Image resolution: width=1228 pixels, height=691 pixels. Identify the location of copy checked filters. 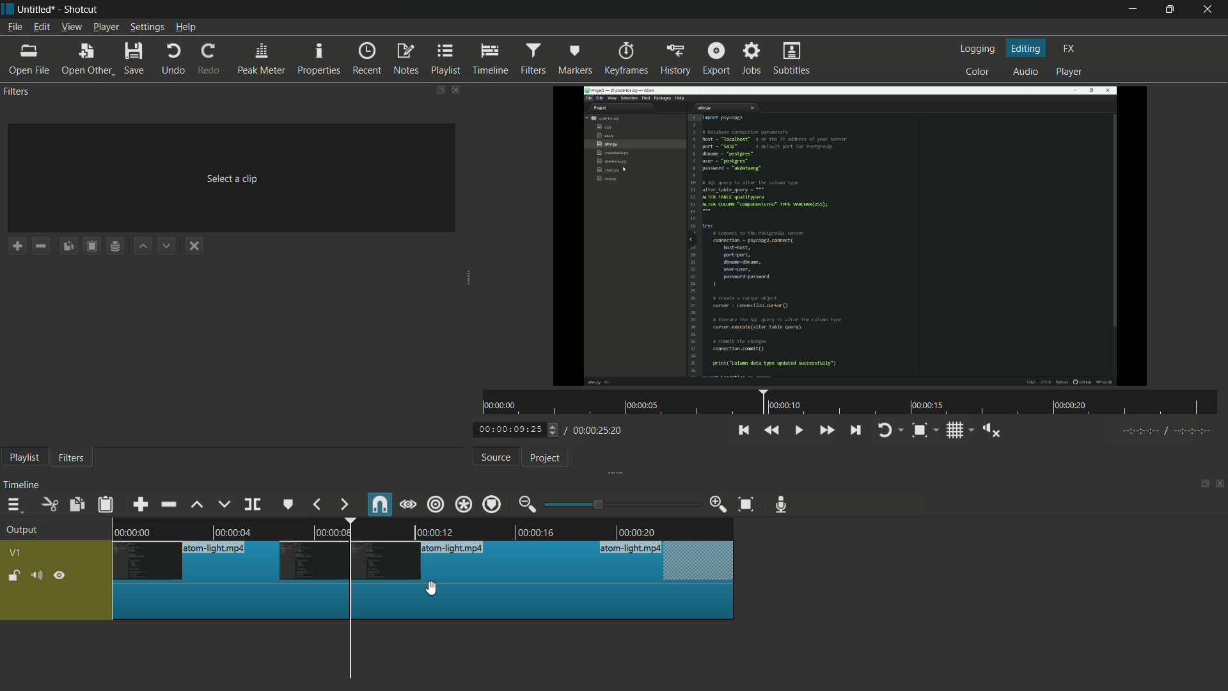
(71, 245).